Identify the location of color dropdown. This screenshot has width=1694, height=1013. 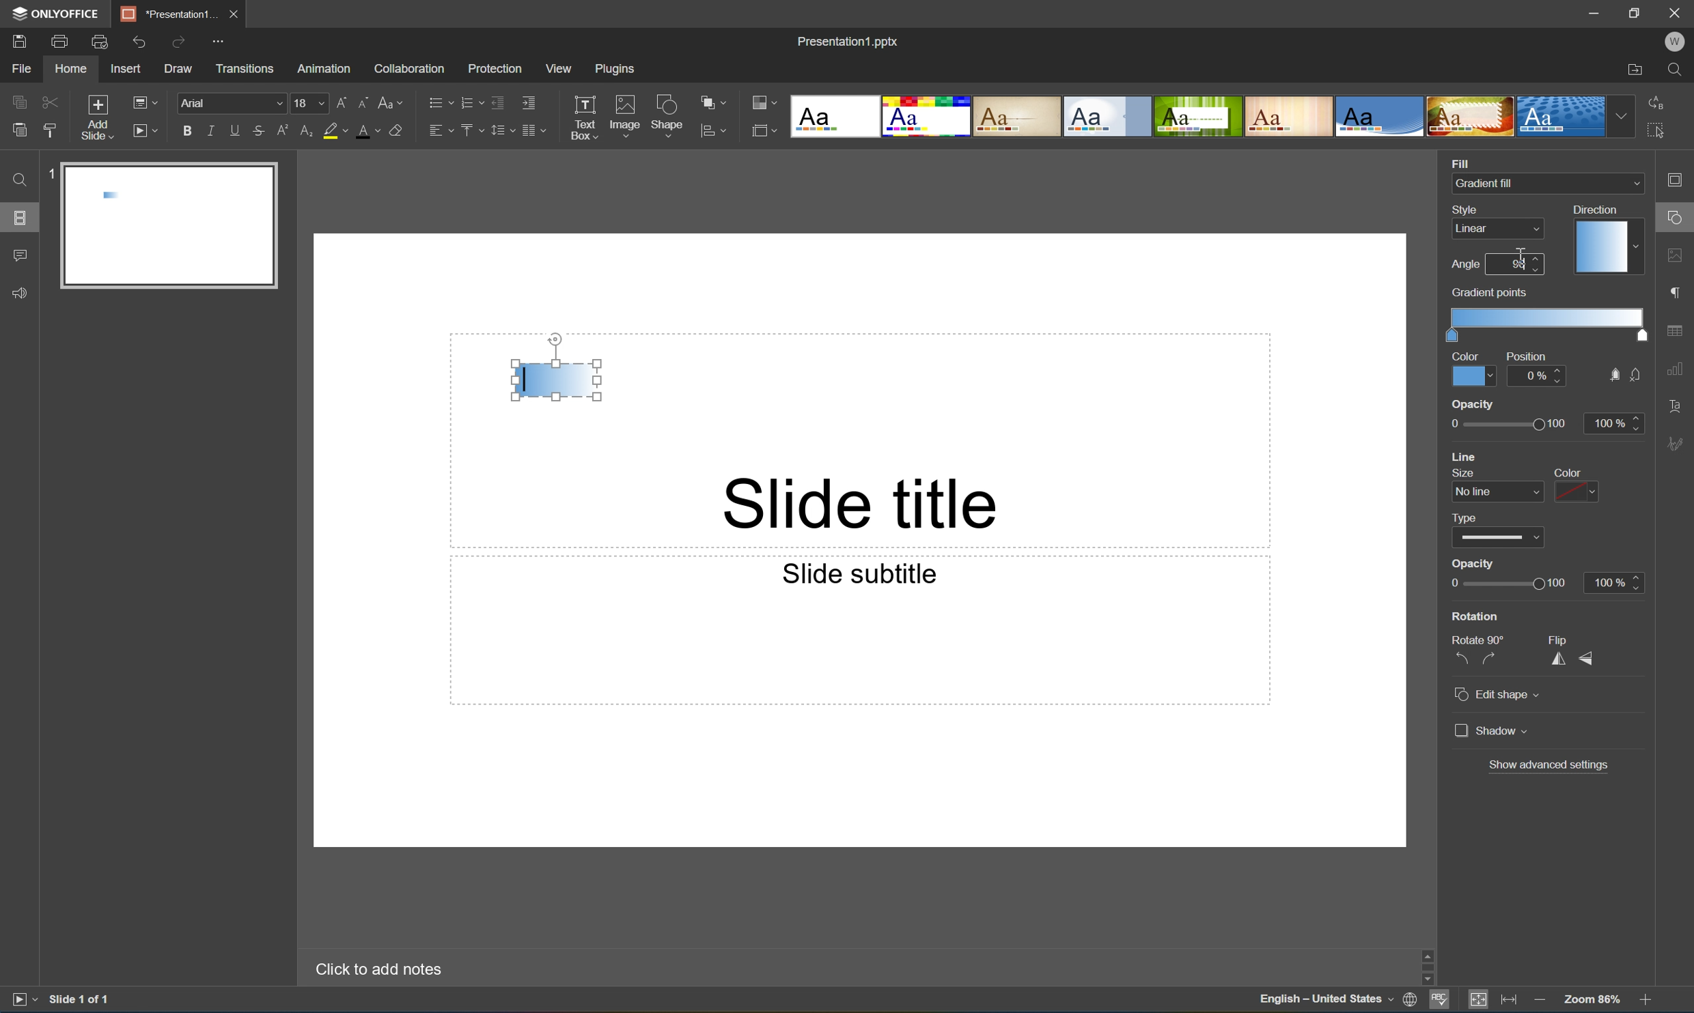
(1577, 491).